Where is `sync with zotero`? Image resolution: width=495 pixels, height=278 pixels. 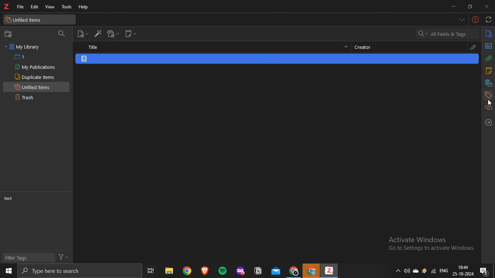
sync with zotero is located at coordinates (488, 20).